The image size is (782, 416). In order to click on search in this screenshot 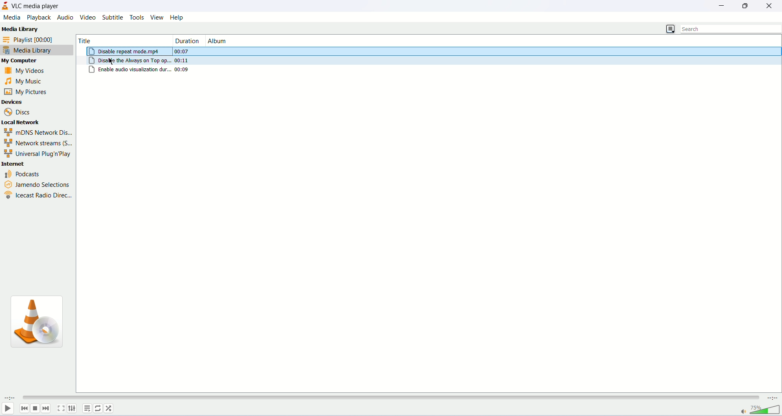, I will do `click(731, 29)`.